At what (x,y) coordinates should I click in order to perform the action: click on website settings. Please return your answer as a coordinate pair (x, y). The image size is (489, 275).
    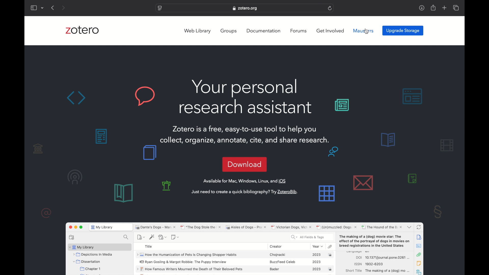
    Looking at the image, I should click on (159, 8).